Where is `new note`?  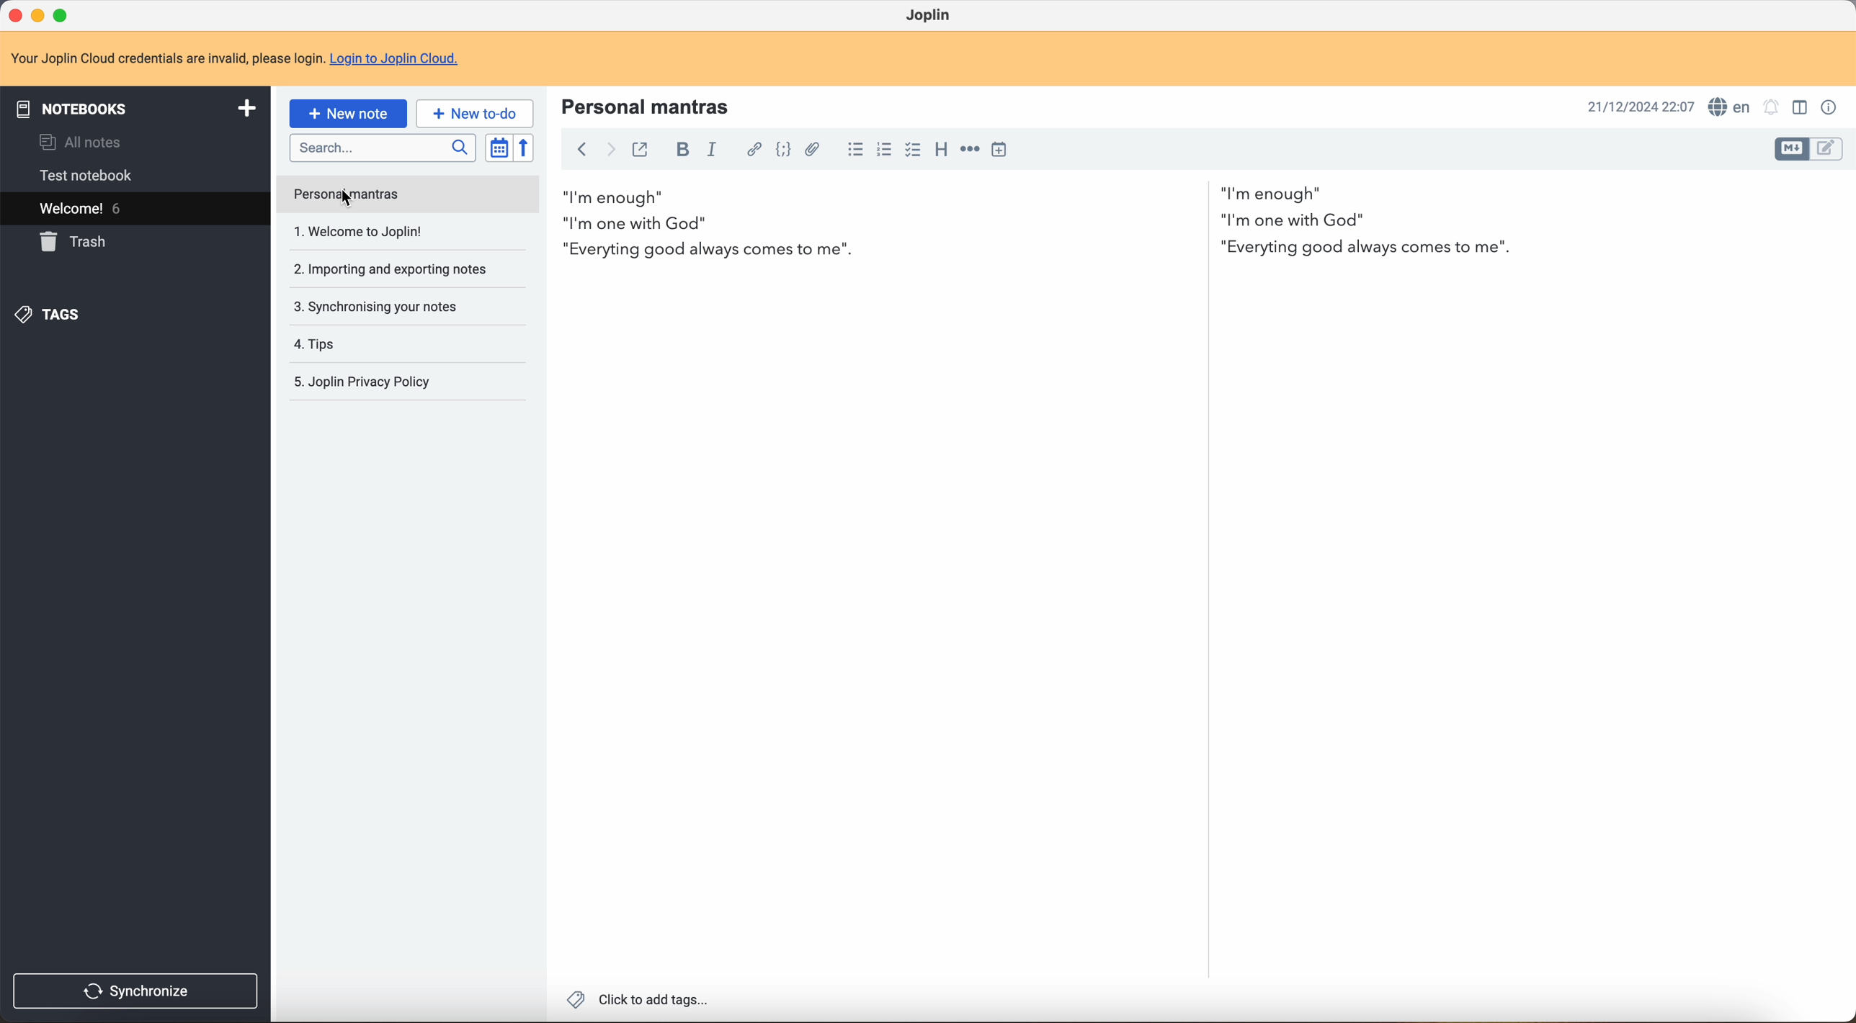 new note is located at coordinates (347, 112).